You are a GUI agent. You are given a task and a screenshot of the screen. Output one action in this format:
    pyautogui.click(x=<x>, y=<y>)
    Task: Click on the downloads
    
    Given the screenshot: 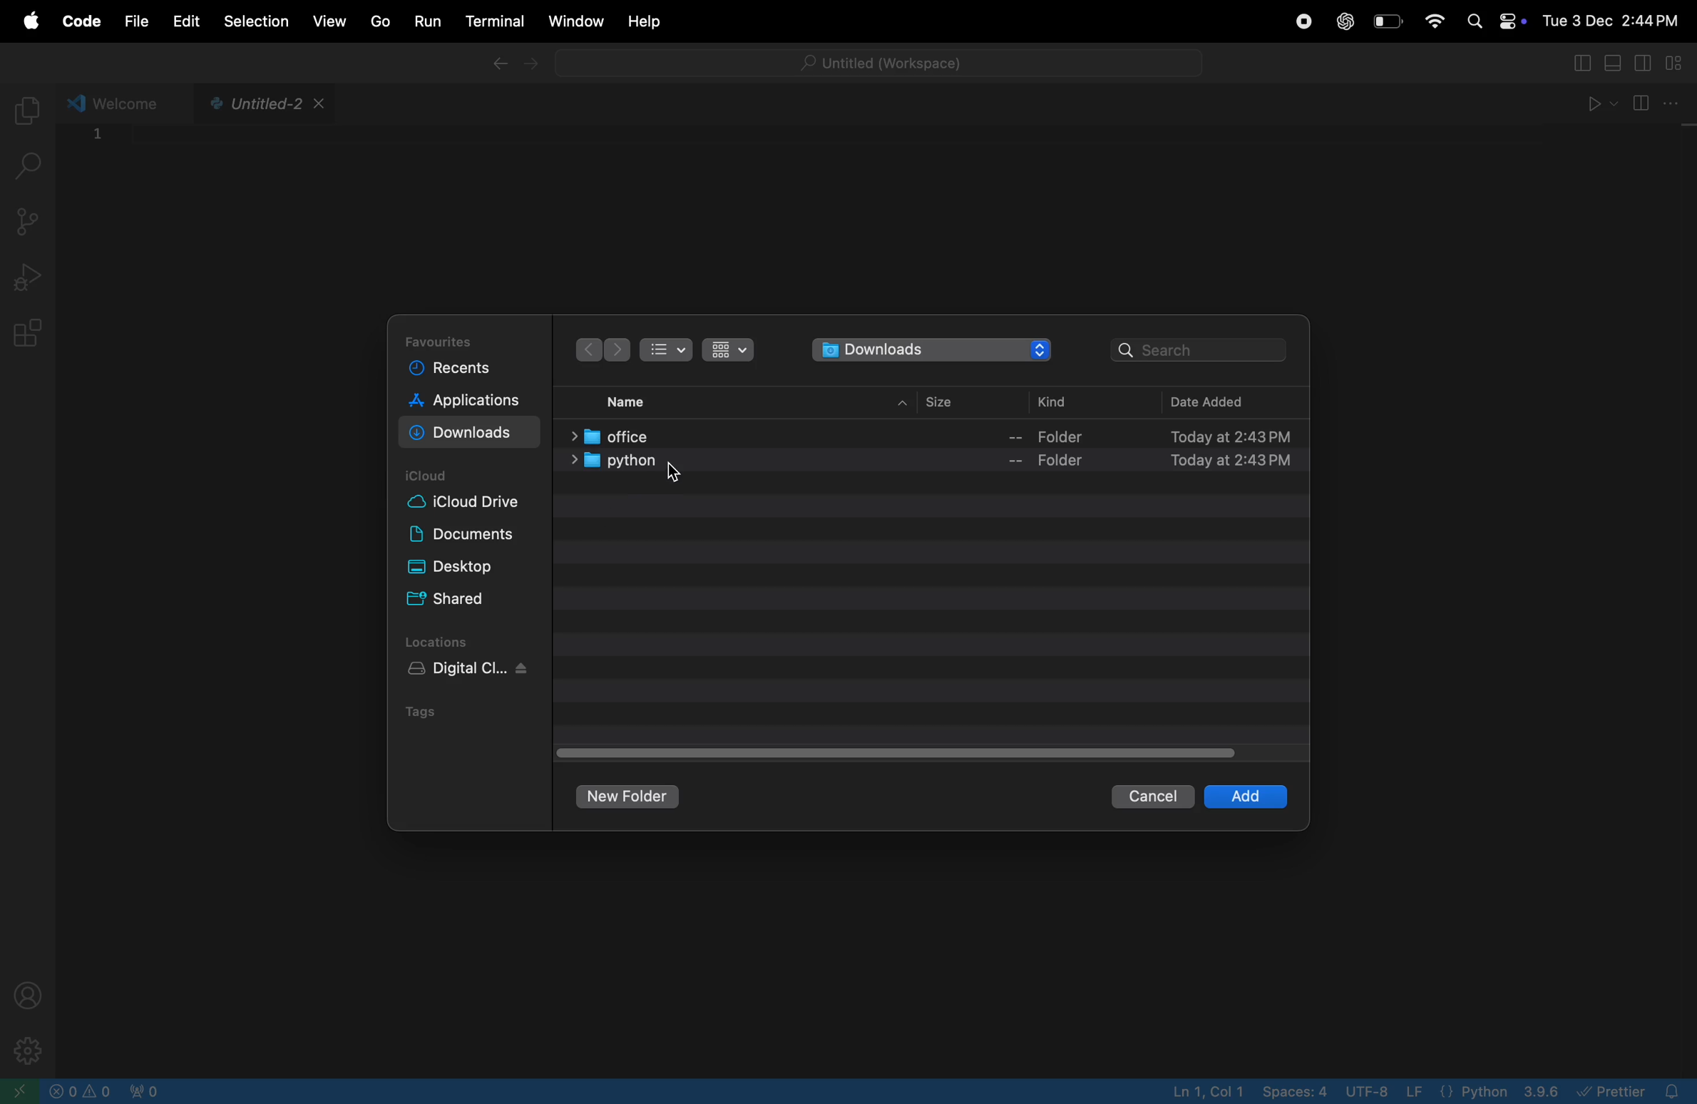 What is the action you would take?
    pyautogui.click(x=462, y=432)
    